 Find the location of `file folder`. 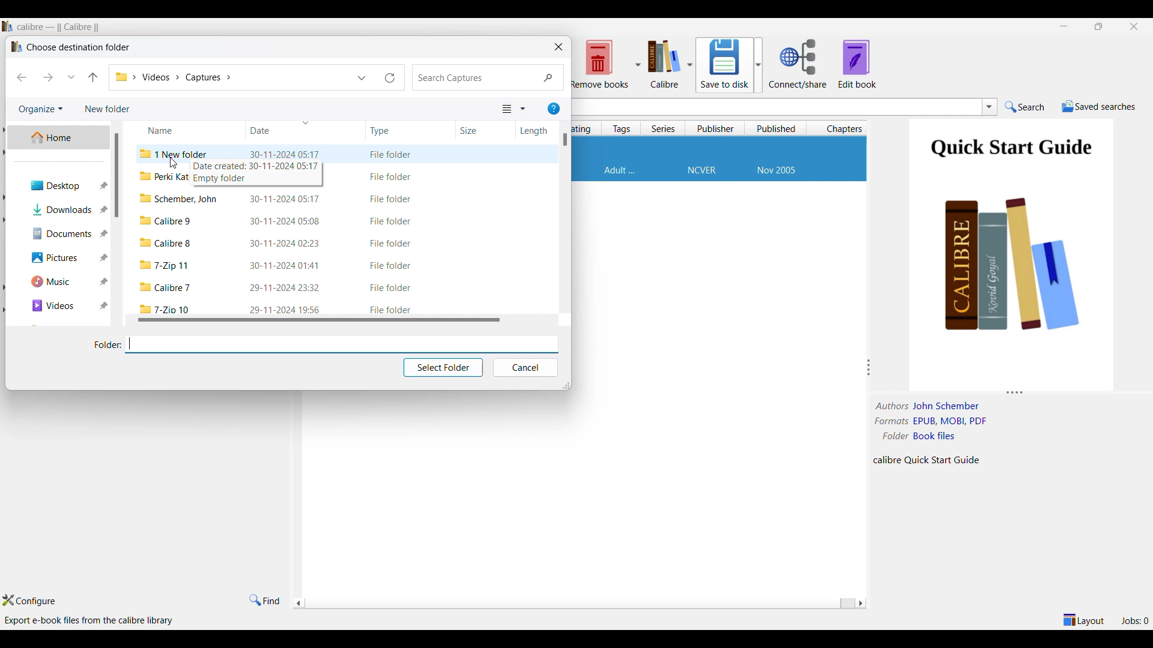

file folder is located at coordinates (392, 221).